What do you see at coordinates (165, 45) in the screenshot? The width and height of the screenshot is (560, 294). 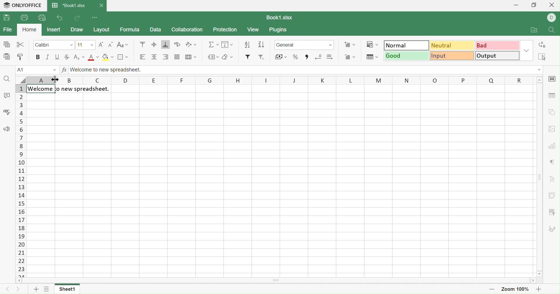 I see `Align Bottom` at bounding box center [165, 45].